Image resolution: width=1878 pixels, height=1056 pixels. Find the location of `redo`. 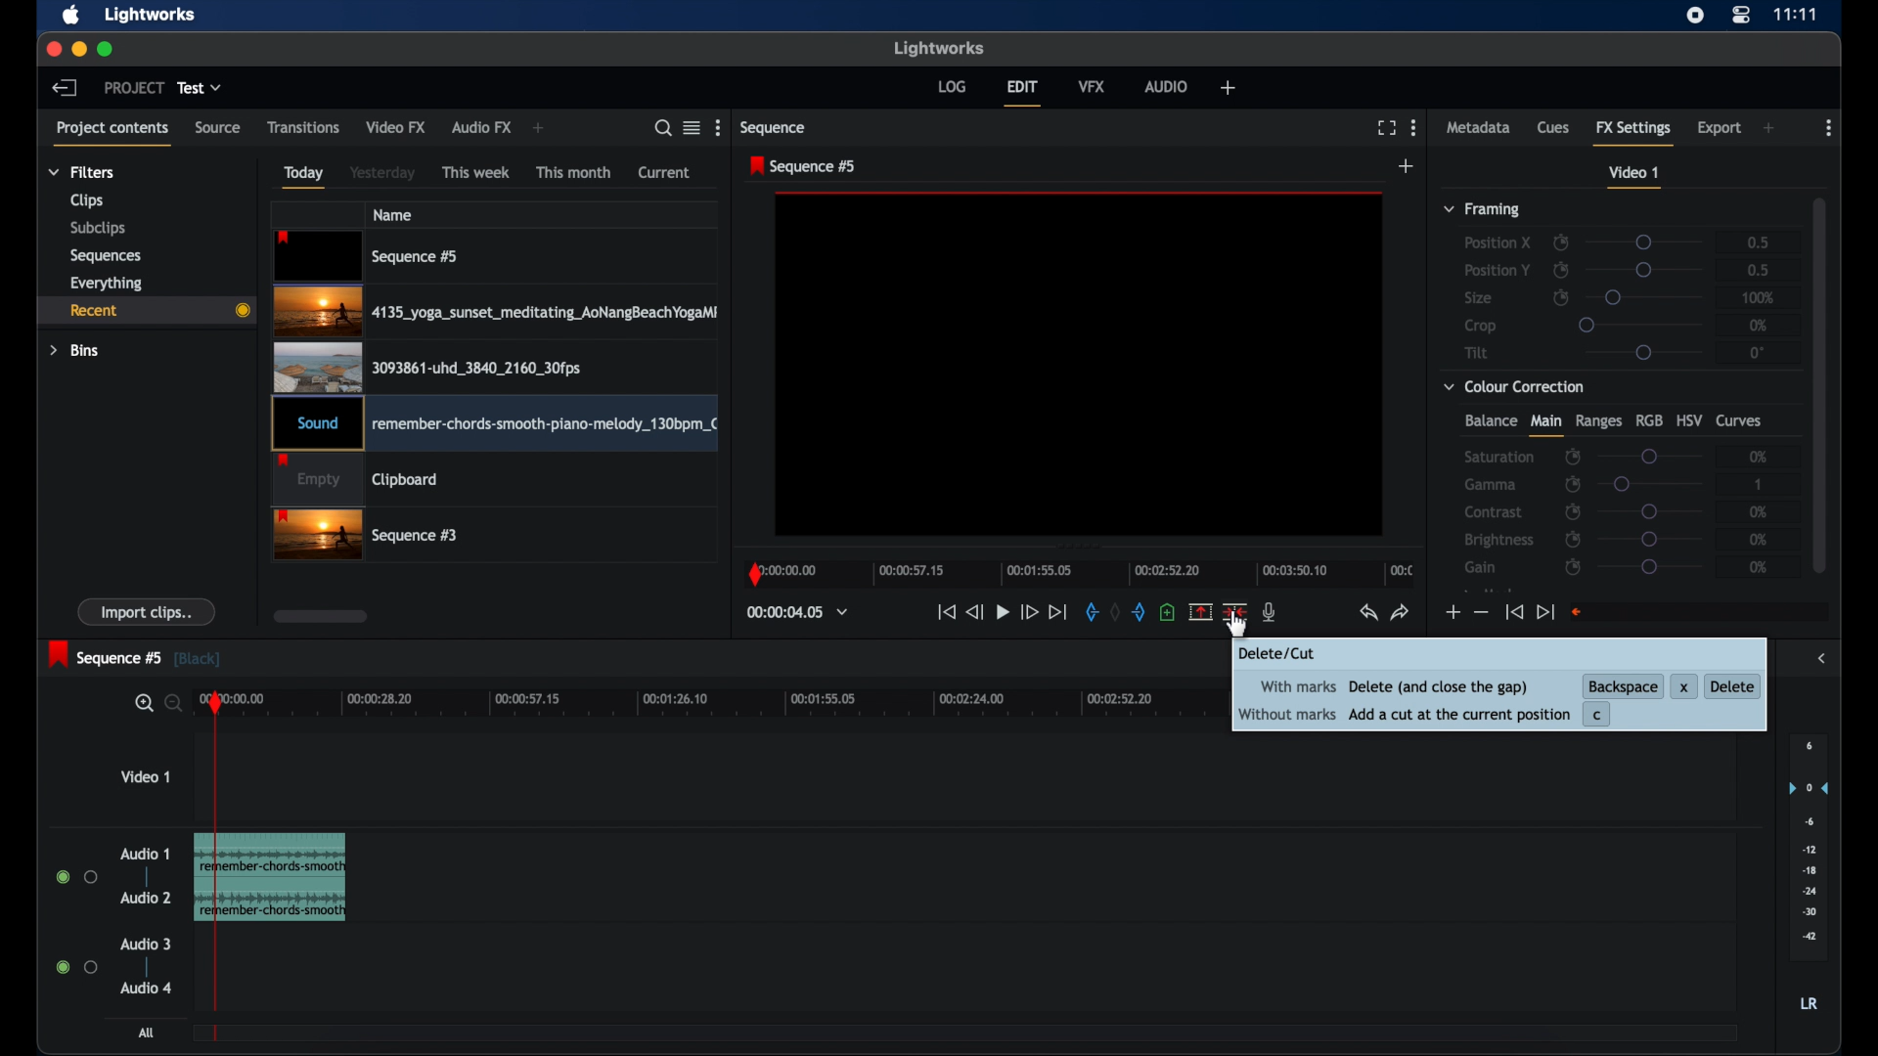

redo is located at coordinates (1401, 613).